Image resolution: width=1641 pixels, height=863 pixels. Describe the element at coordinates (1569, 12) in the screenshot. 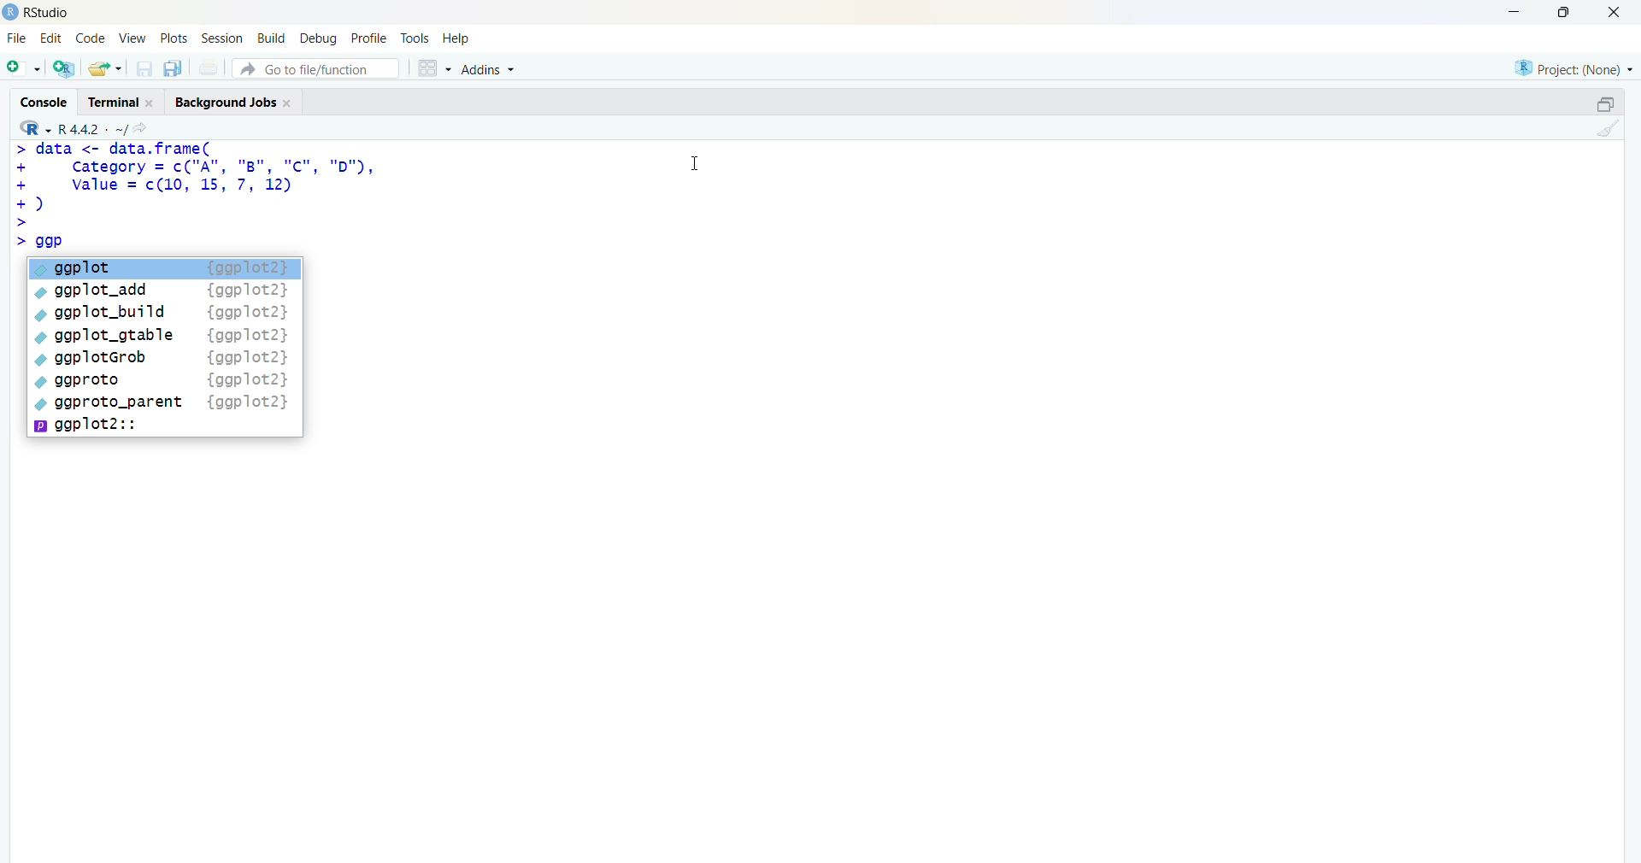

I see `maximize` at that location.